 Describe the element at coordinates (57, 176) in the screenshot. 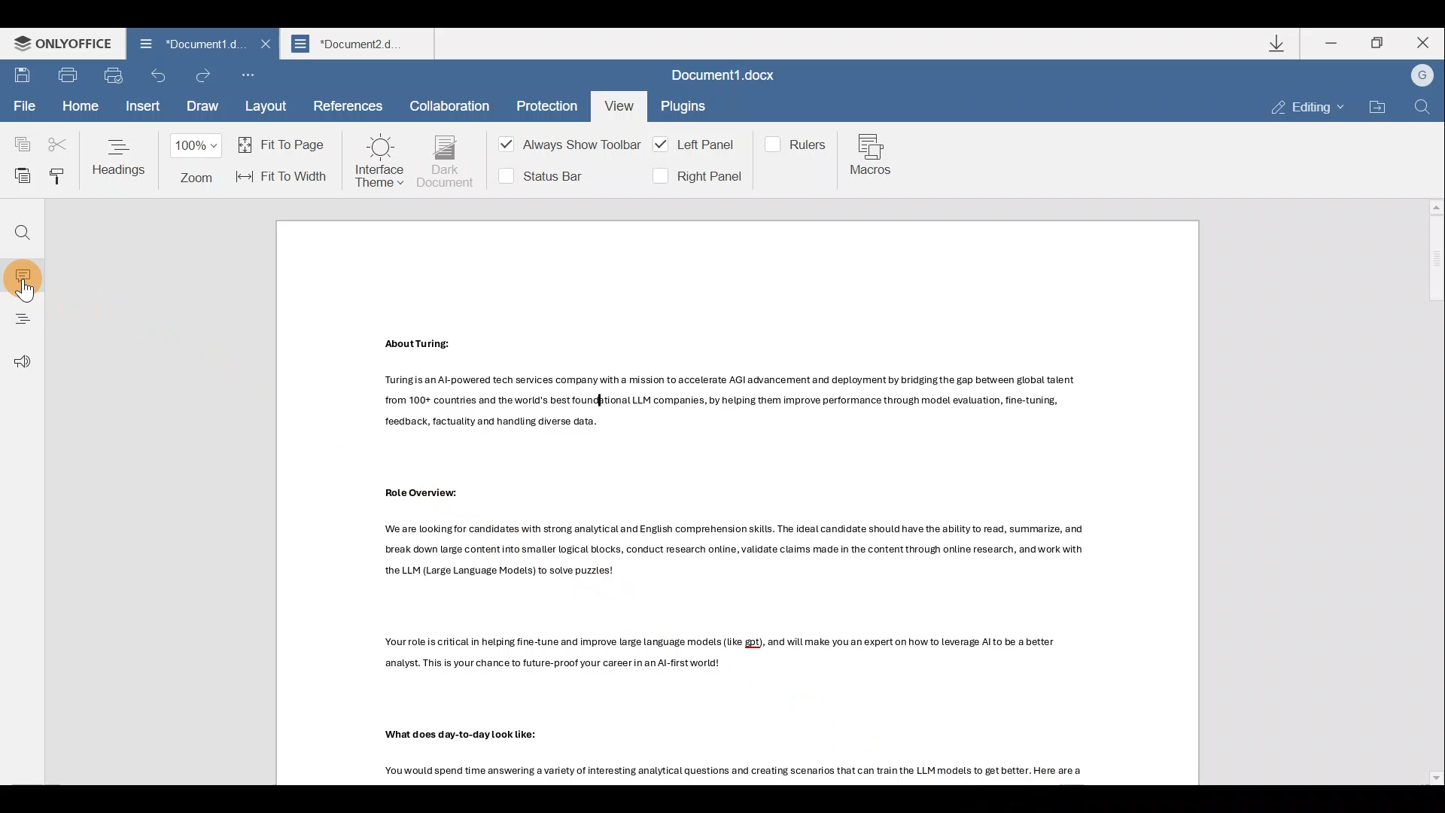

I see `Copy style` at that location.